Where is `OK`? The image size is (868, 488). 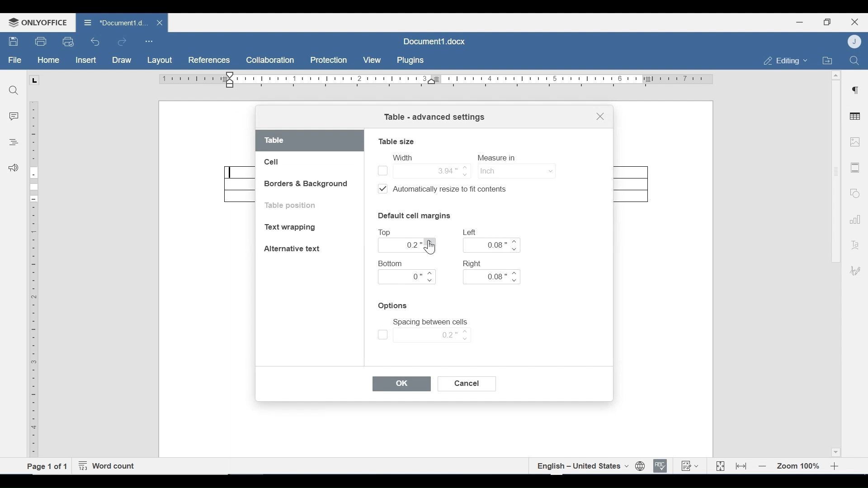
OK is located at coordinates (402, 384).